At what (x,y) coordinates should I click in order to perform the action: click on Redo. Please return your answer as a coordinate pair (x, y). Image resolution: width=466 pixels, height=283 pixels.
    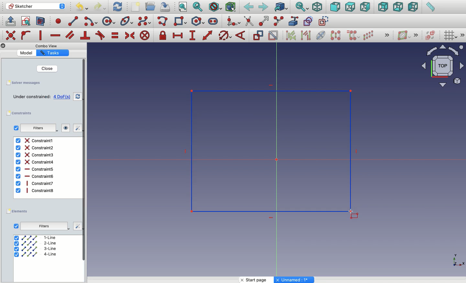
    Looking at the image, I should click on (101, 7).